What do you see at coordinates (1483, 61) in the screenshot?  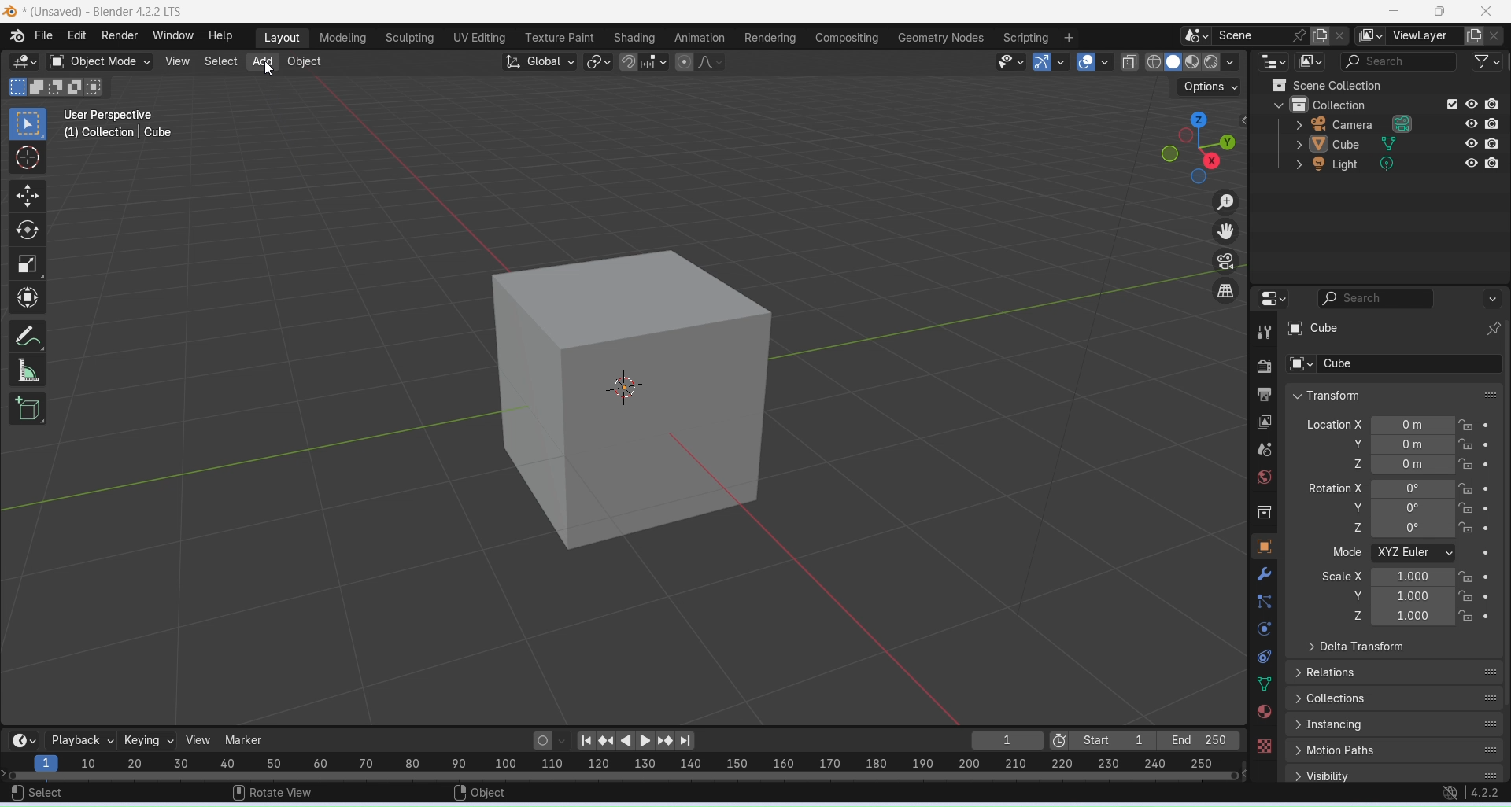 I see `Filter` at bounding box center [1483, 61].